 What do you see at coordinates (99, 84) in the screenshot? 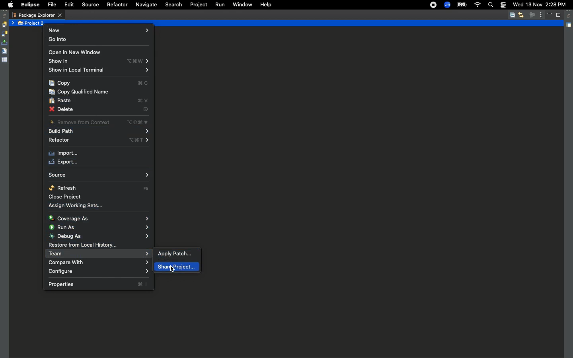
I see `Copy` at bounding box center [99, 84].